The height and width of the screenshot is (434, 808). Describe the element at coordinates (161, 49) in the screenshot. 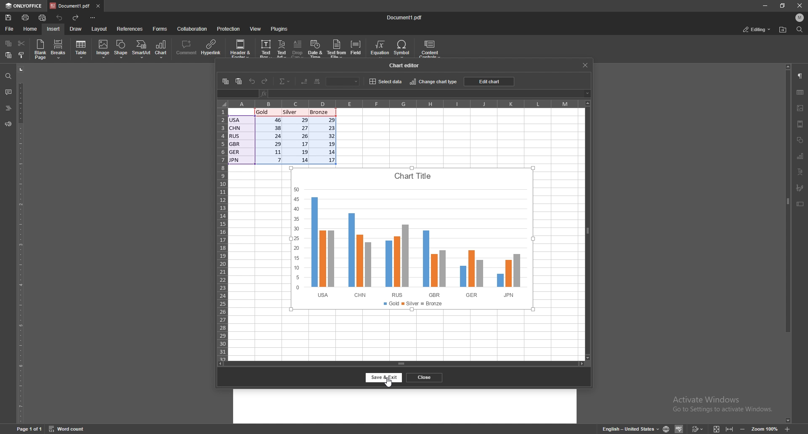

I see `chart` at that location.